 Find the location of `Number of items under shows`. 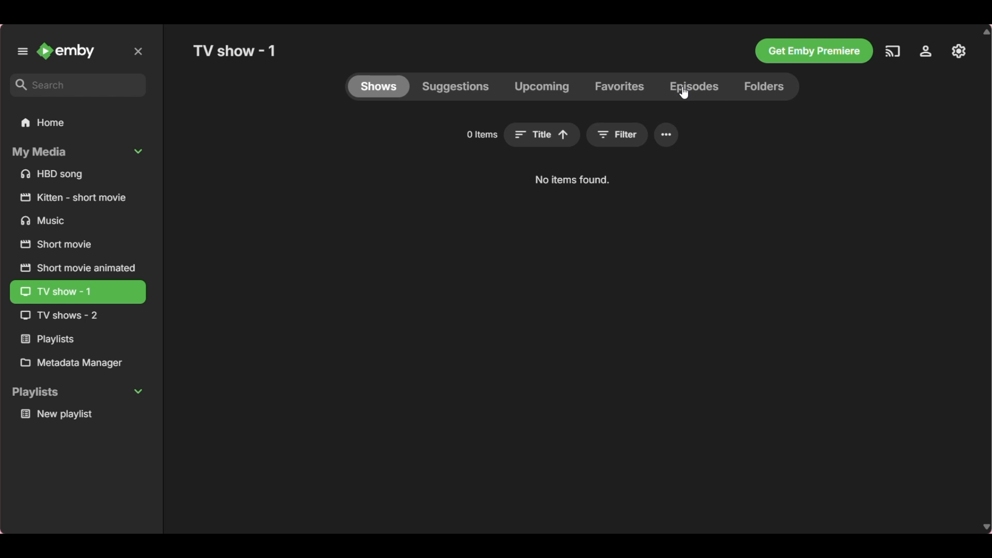

Number of items under shows is located at coordinates (481, 134).